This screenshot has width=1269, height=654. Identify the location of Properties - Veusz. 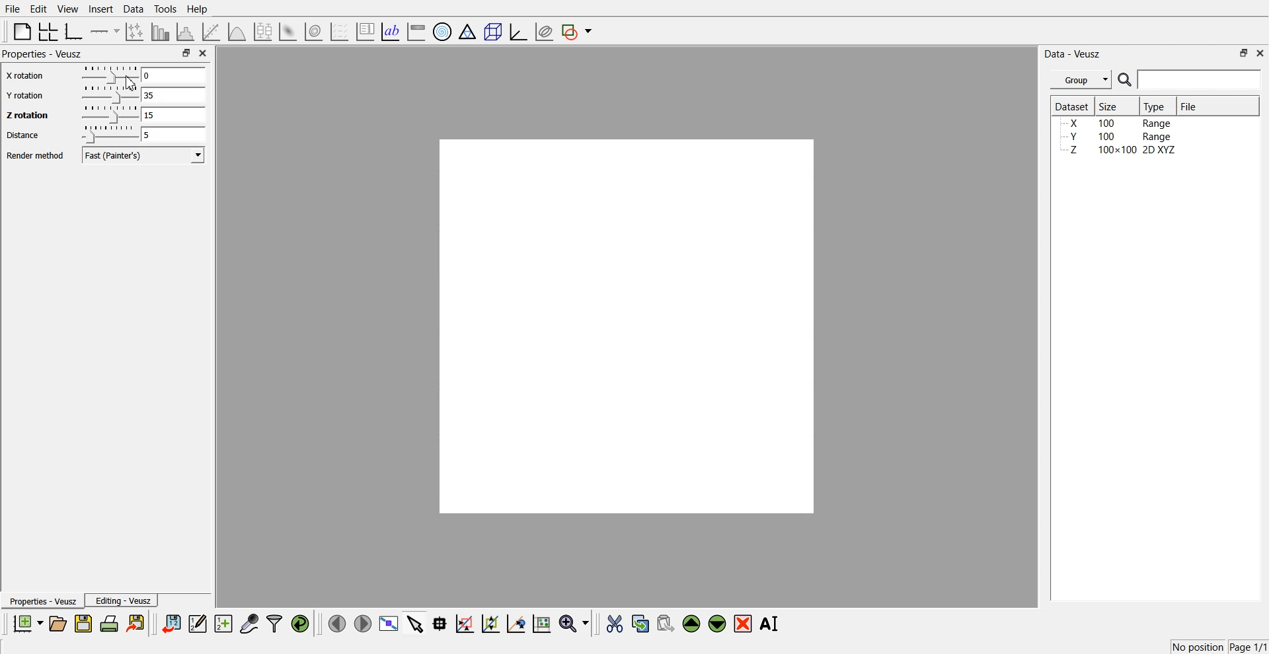
(42, 54).